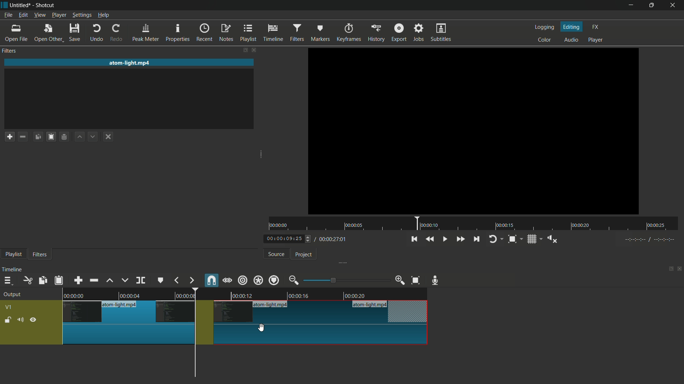  What do you see at coordinates (477, 240) in the screenshot?
I see `skip to the next point` at bounding box center [477, 240].